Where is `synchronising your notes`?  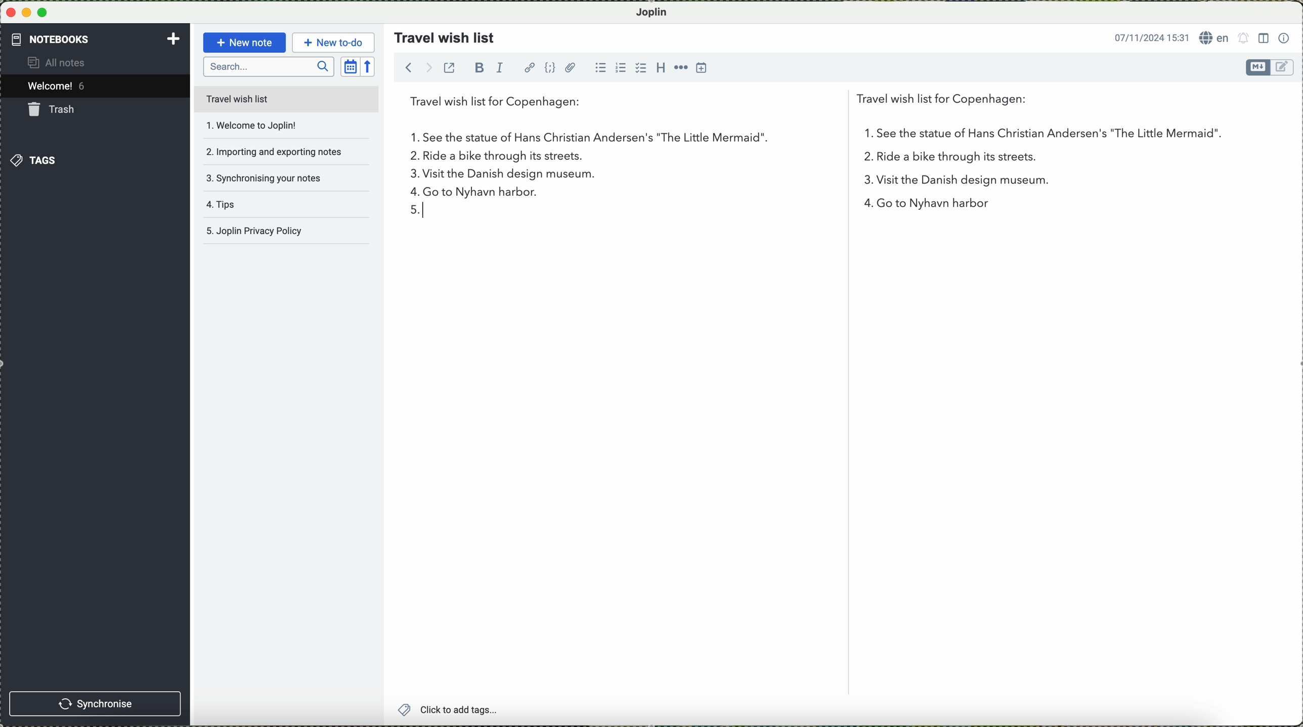 synchronising your notes is located at coordinates (272, 177).